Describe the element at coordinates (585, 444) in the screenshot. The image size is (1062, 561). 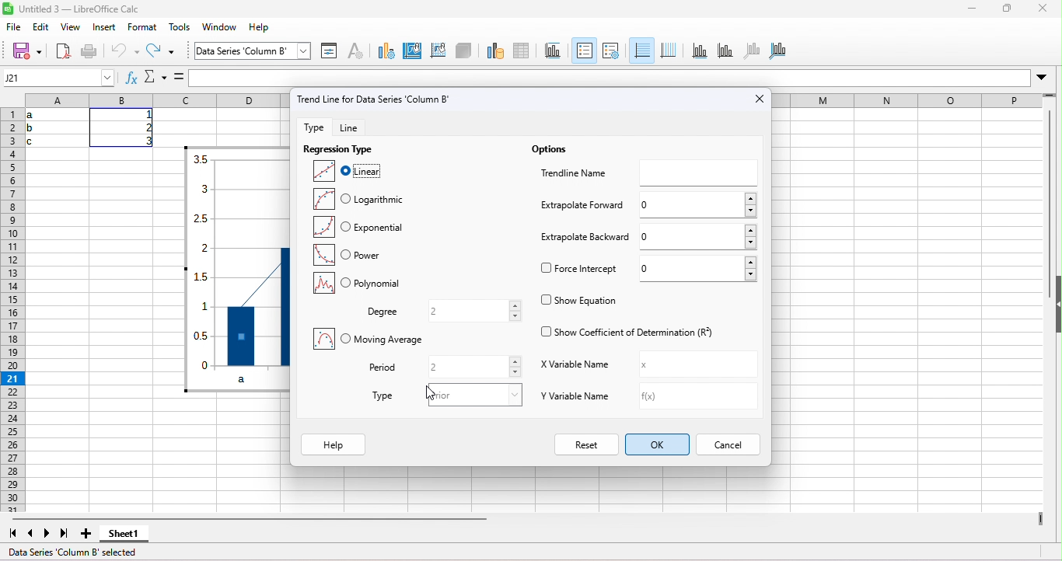
I see `reset` at that location.